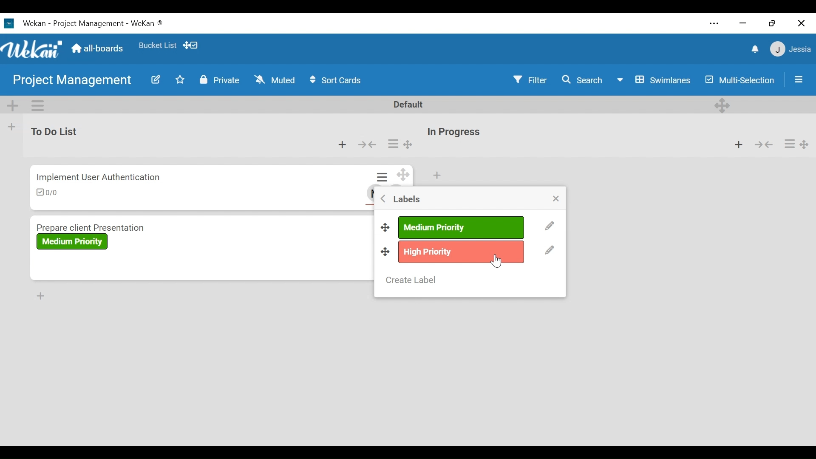 The height and width of the screenshot is (459, 816). What do you see at coordinates (158, 45) in the screenshot?
I see `Favorites` at bounding box center [158, 45].